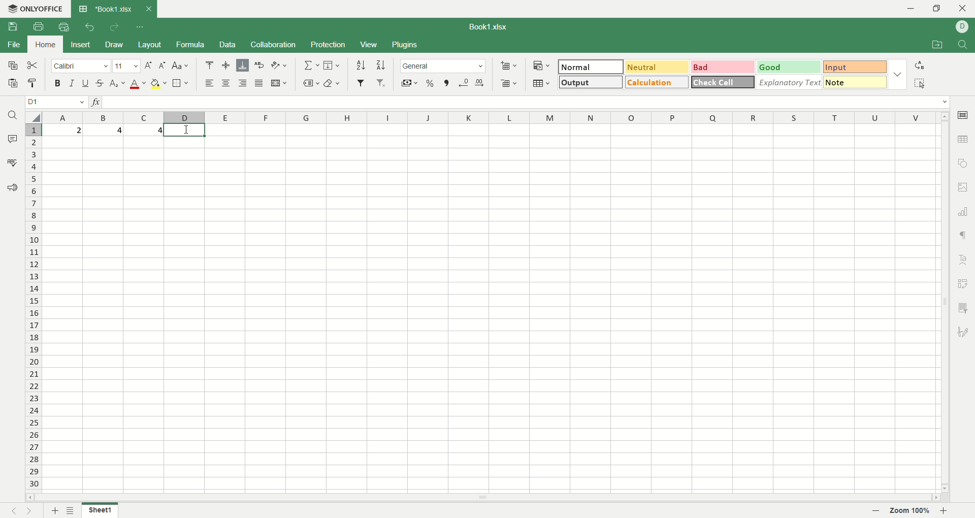 The width and height of the screenshot is (975, 518). What do you see at coordinates (590, 82) in the screenshot?
I see `output` at bounding box center [590, 82].